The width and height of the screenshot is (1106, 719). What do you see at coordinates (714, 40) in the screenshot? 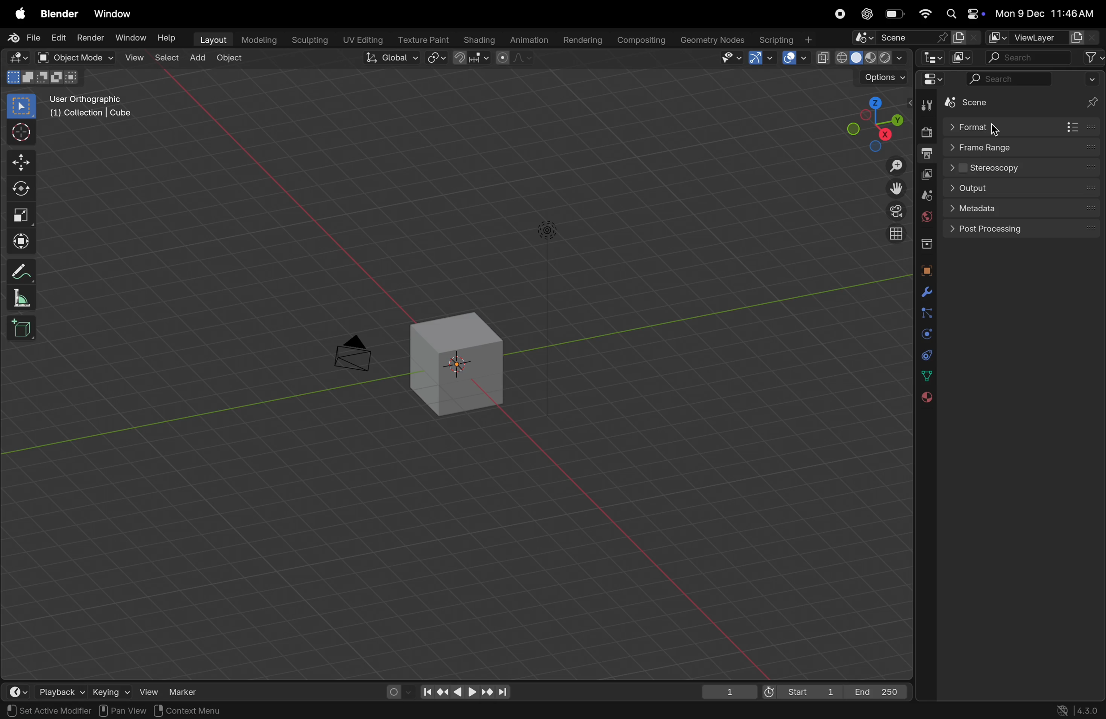
I see `Geometry nodes` at bounding box center [714, 40].